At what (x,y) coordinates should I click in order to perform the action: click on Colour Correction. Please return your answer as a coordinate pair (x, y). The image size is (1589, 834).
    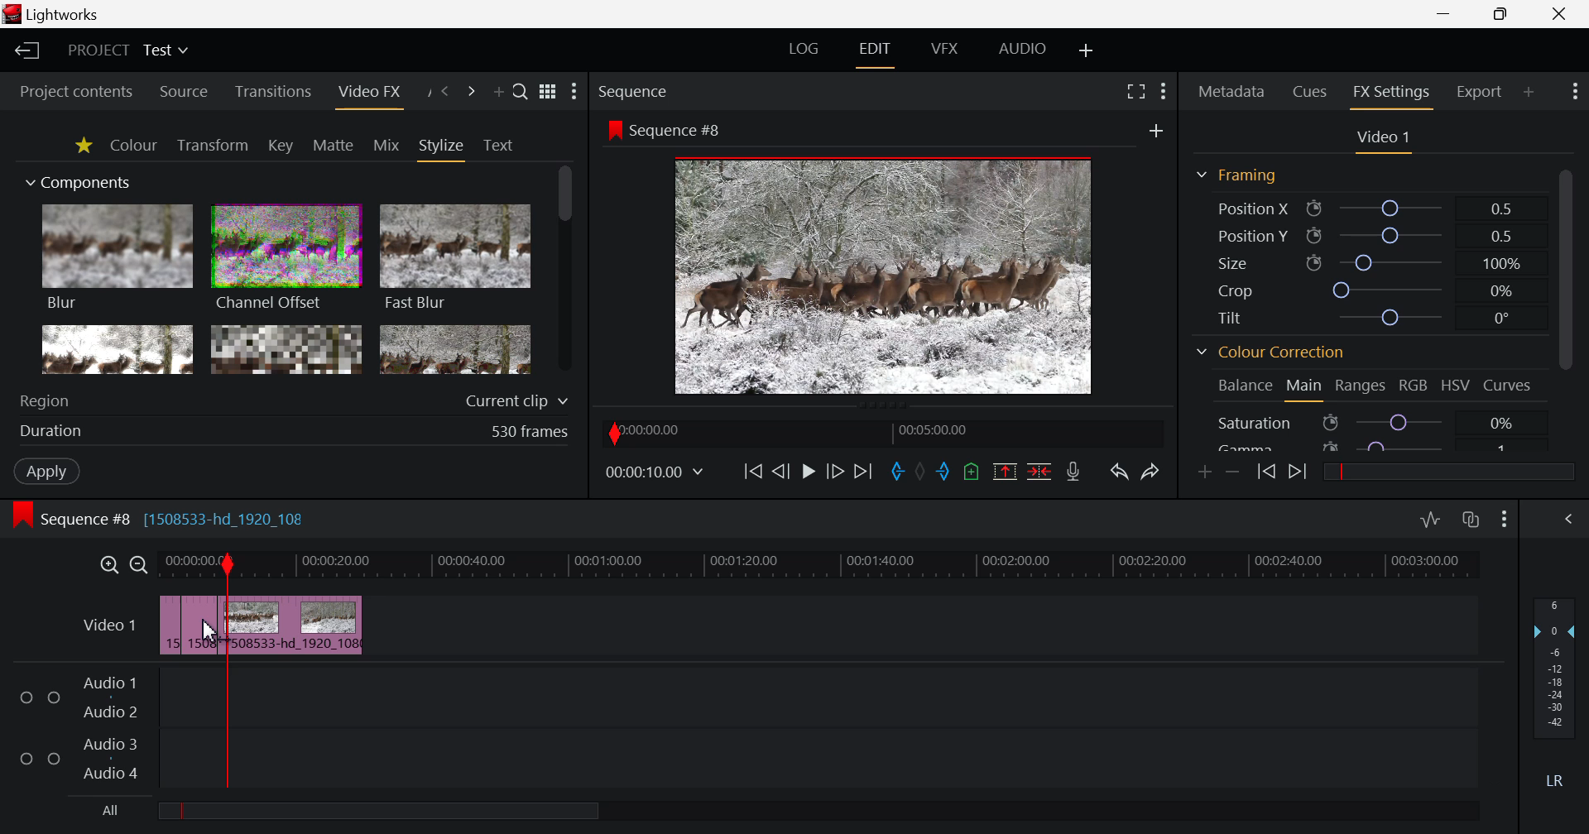
    Looking at the image, I should click on (1270, 353).